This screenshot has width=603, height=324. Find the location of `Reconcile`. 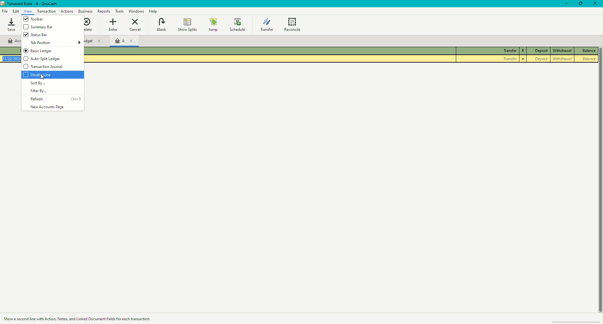

Reconcile is located at coordinates (293, 24).